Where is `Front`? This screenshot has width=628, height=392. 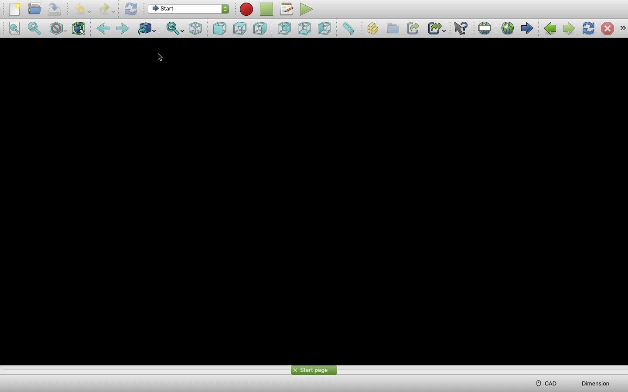
Front is located at coordinates (219, 29).